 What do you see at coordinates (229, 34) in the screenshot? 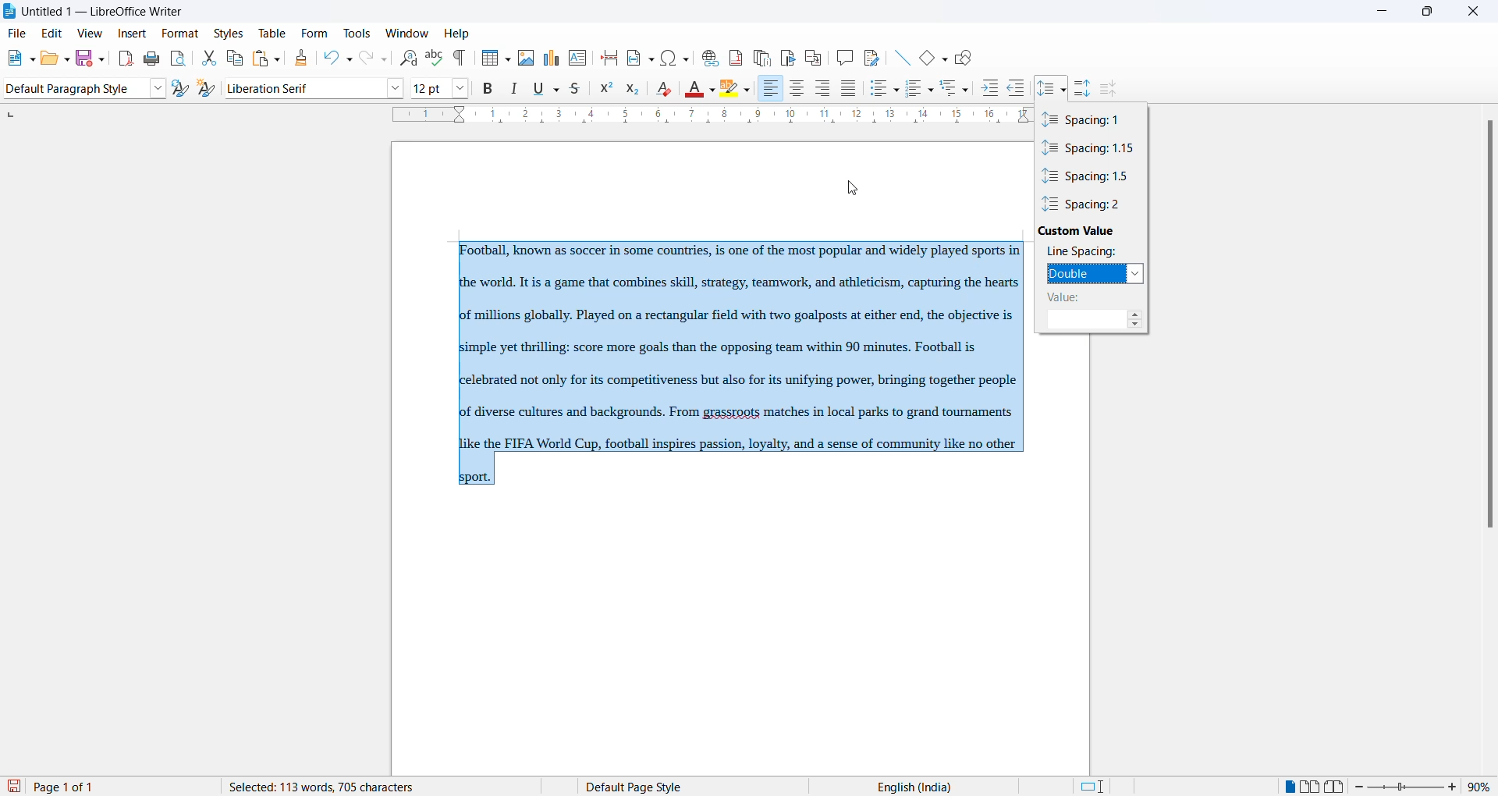
I see `styles` at bounding box center [229, 34].